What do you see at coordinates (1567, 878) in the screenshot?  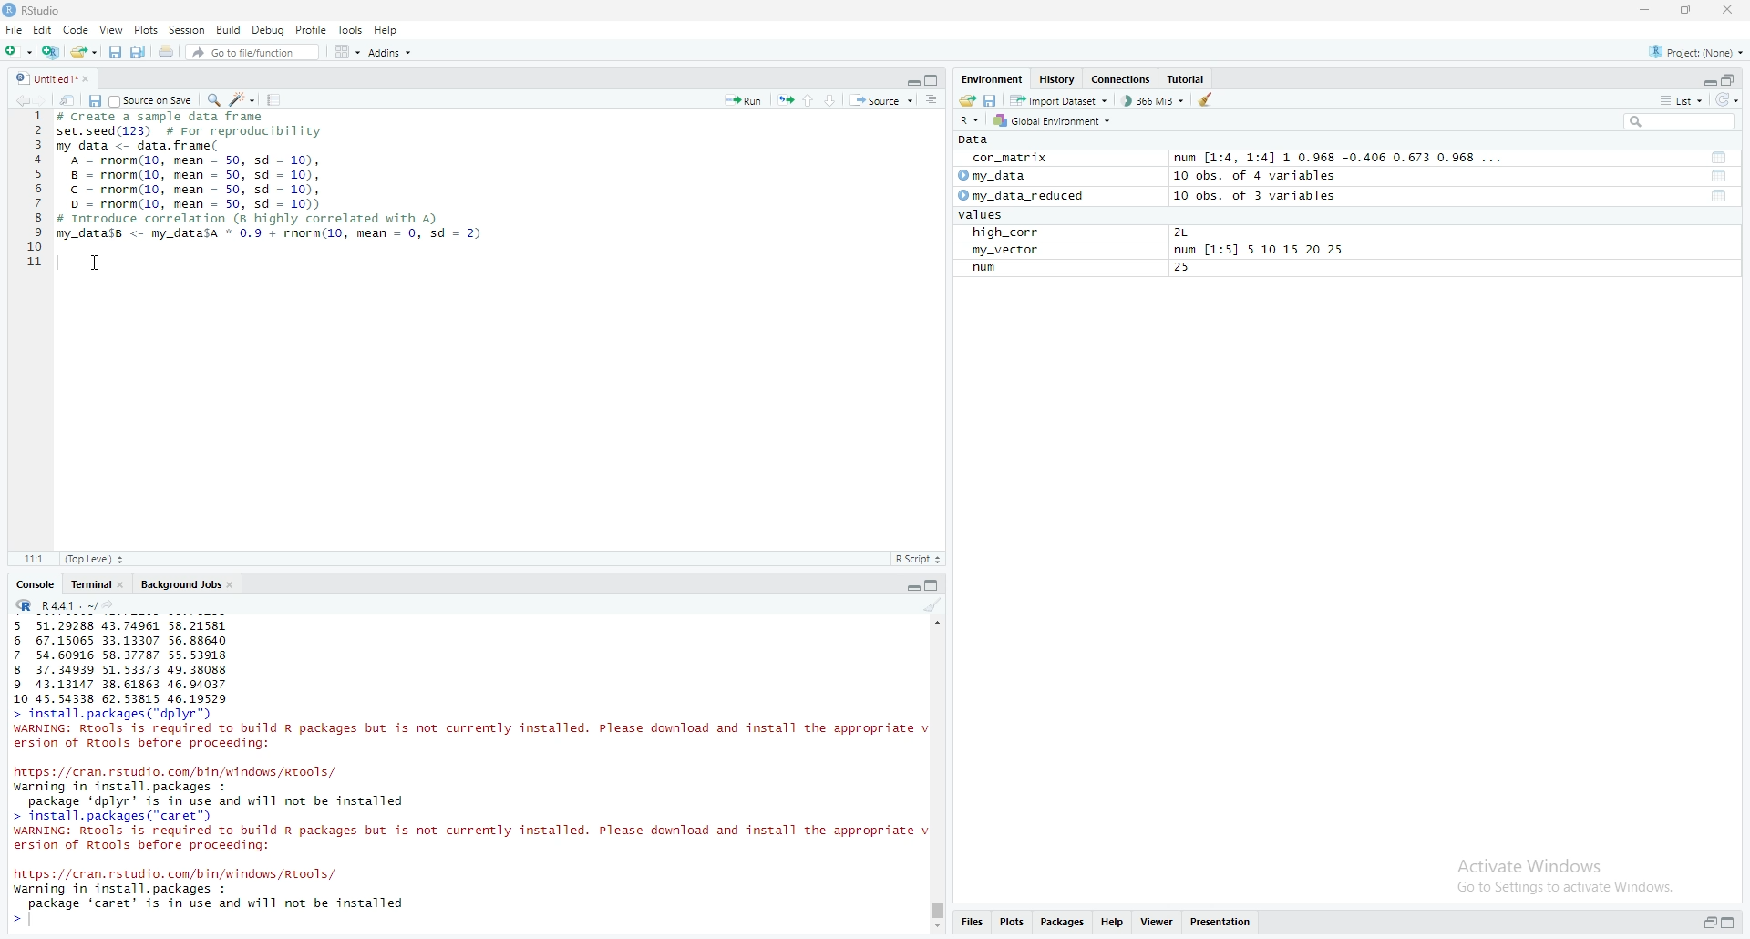 I see `Activate Windows
Go to Settings to activate Windows.` at bounding box center [1567, 878].